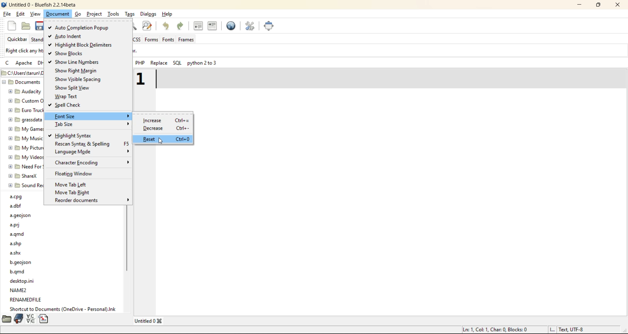 The width and height of the screenshot is (628, 334). I want to click on go, so click(78, 14).